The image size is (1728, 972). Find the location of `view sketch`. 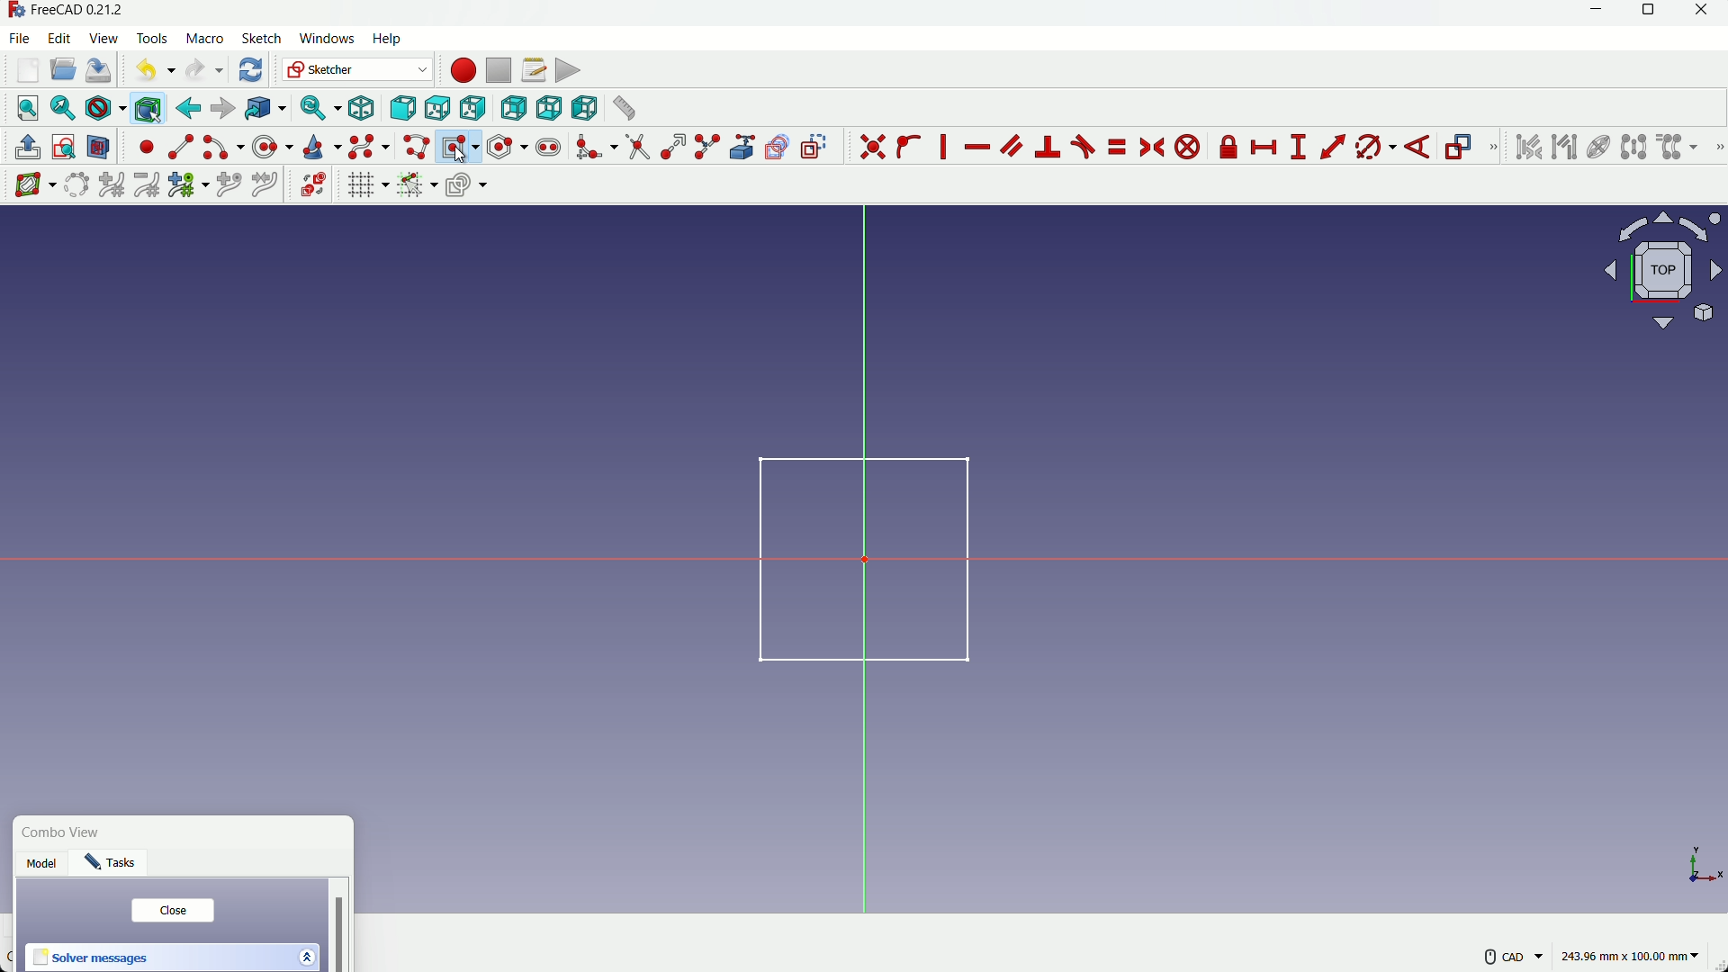

view sketch is located at coordinates (65, 148).